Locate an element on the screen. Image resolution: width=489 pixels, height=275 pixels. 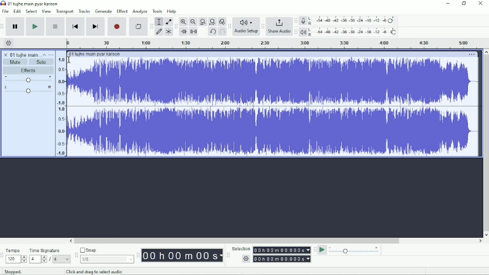
Audio is located at coordinates (274, 107).